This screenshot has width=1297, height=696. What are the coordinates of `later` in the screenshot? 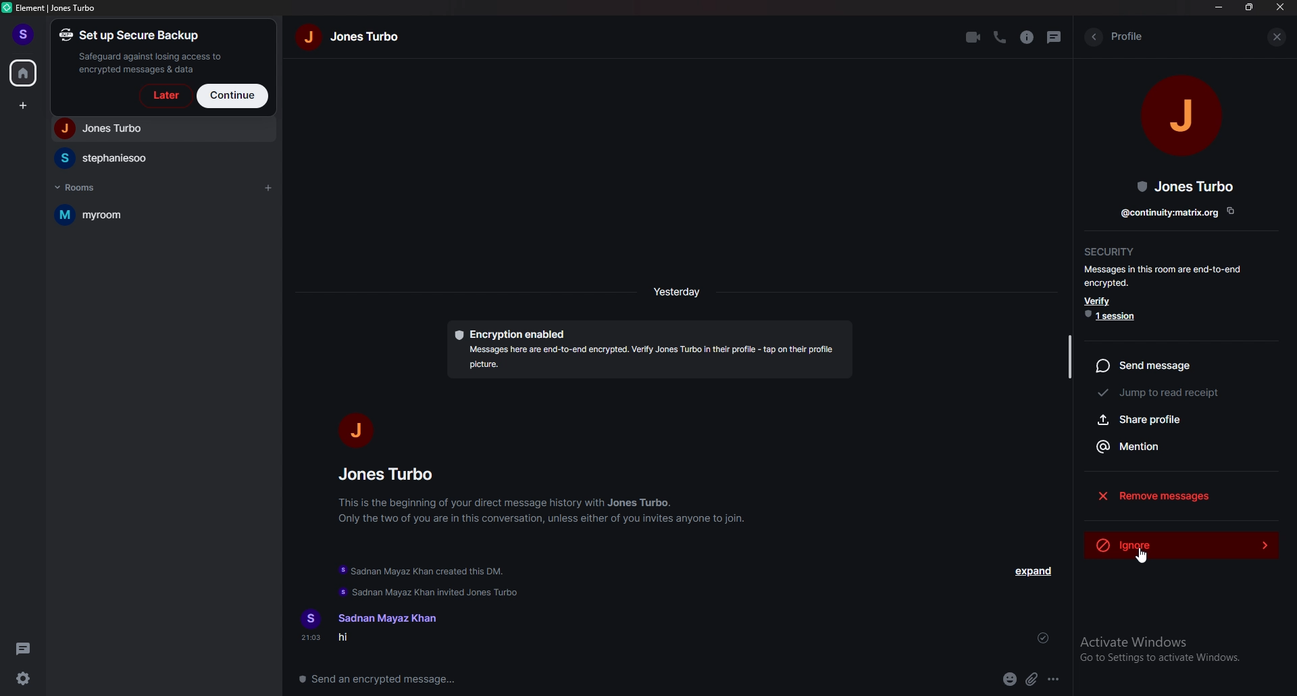 It's located at (163, 96).